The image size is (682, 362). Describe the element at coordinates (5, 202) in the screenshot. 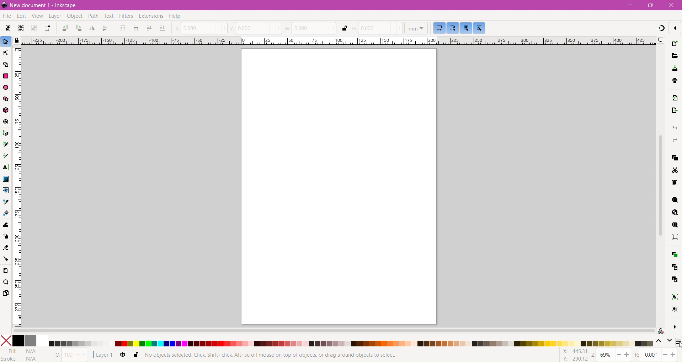

I see `Dropper Tool` at that location.